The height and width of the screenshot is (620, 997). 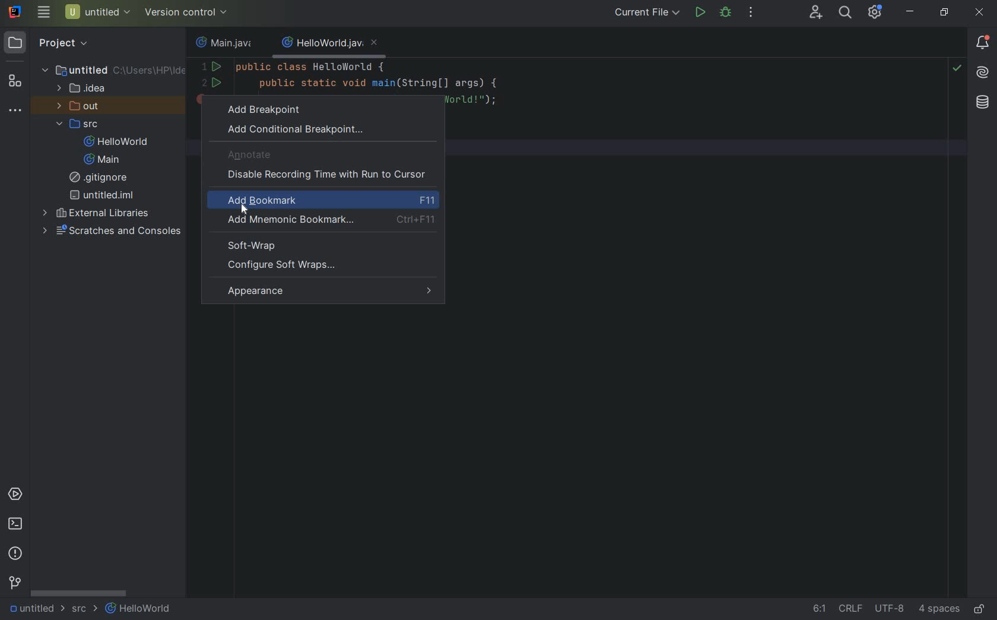 I want to click on make file read only, so click(x=981, y=609).